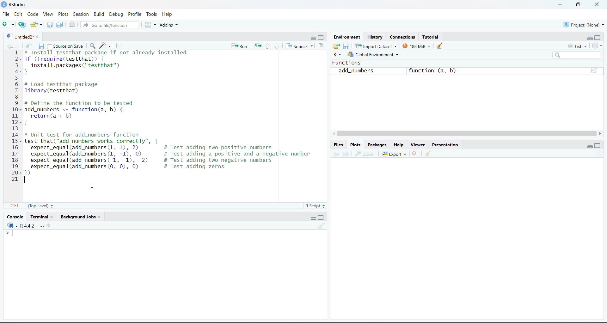 The image size is (607, 323). Describe the element at coordinates (116, 14) in the screenshot. I see `Debug` at that location.